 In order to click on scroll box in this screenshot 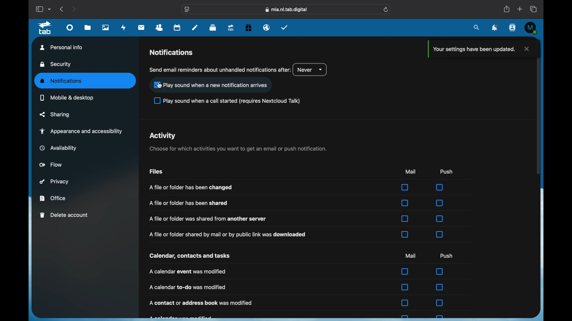, I will do `click(538, 107)`.